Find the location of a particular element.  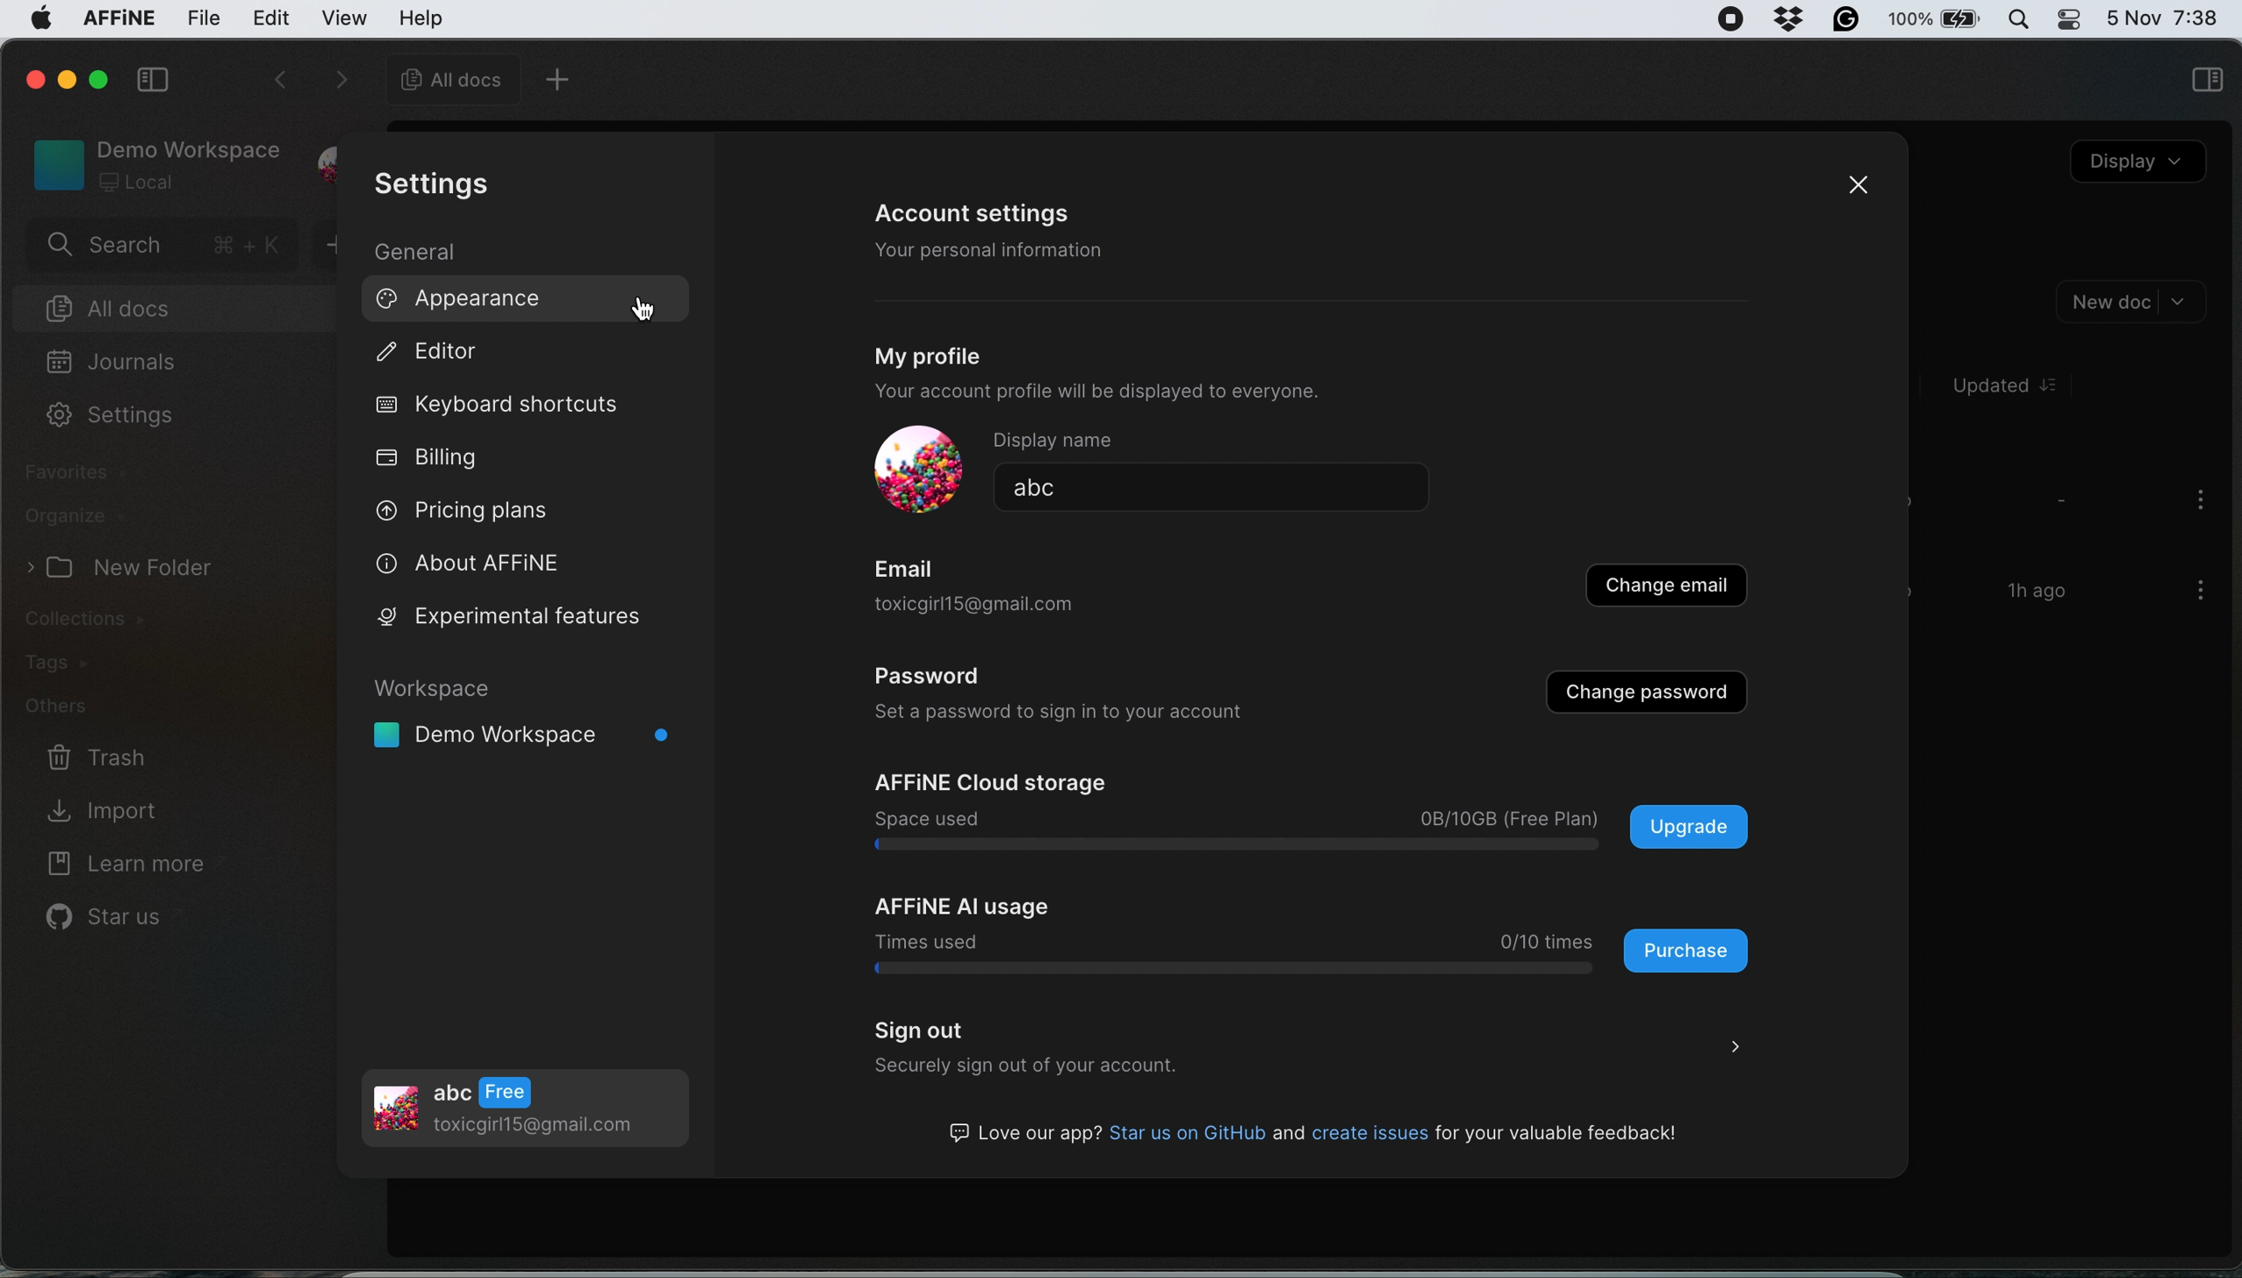

grammarly is located at coordinates (1849, 20).